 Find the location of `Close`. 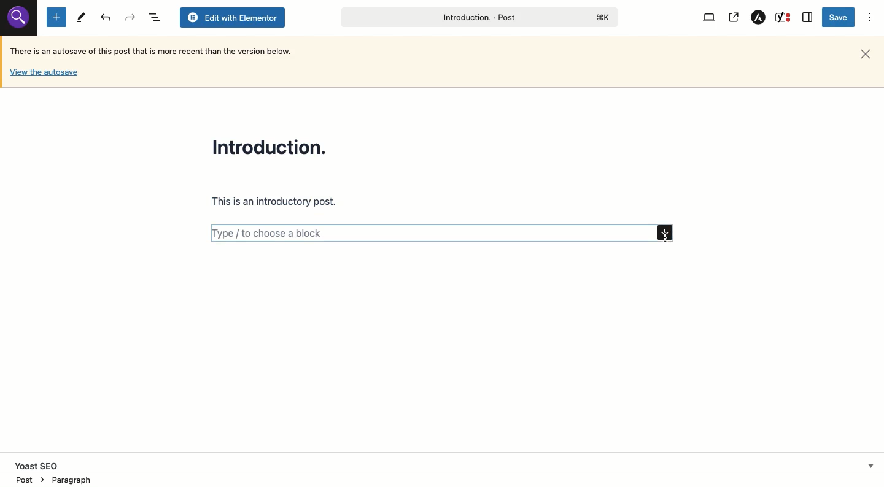

Close is located at coordinates (866, 55).